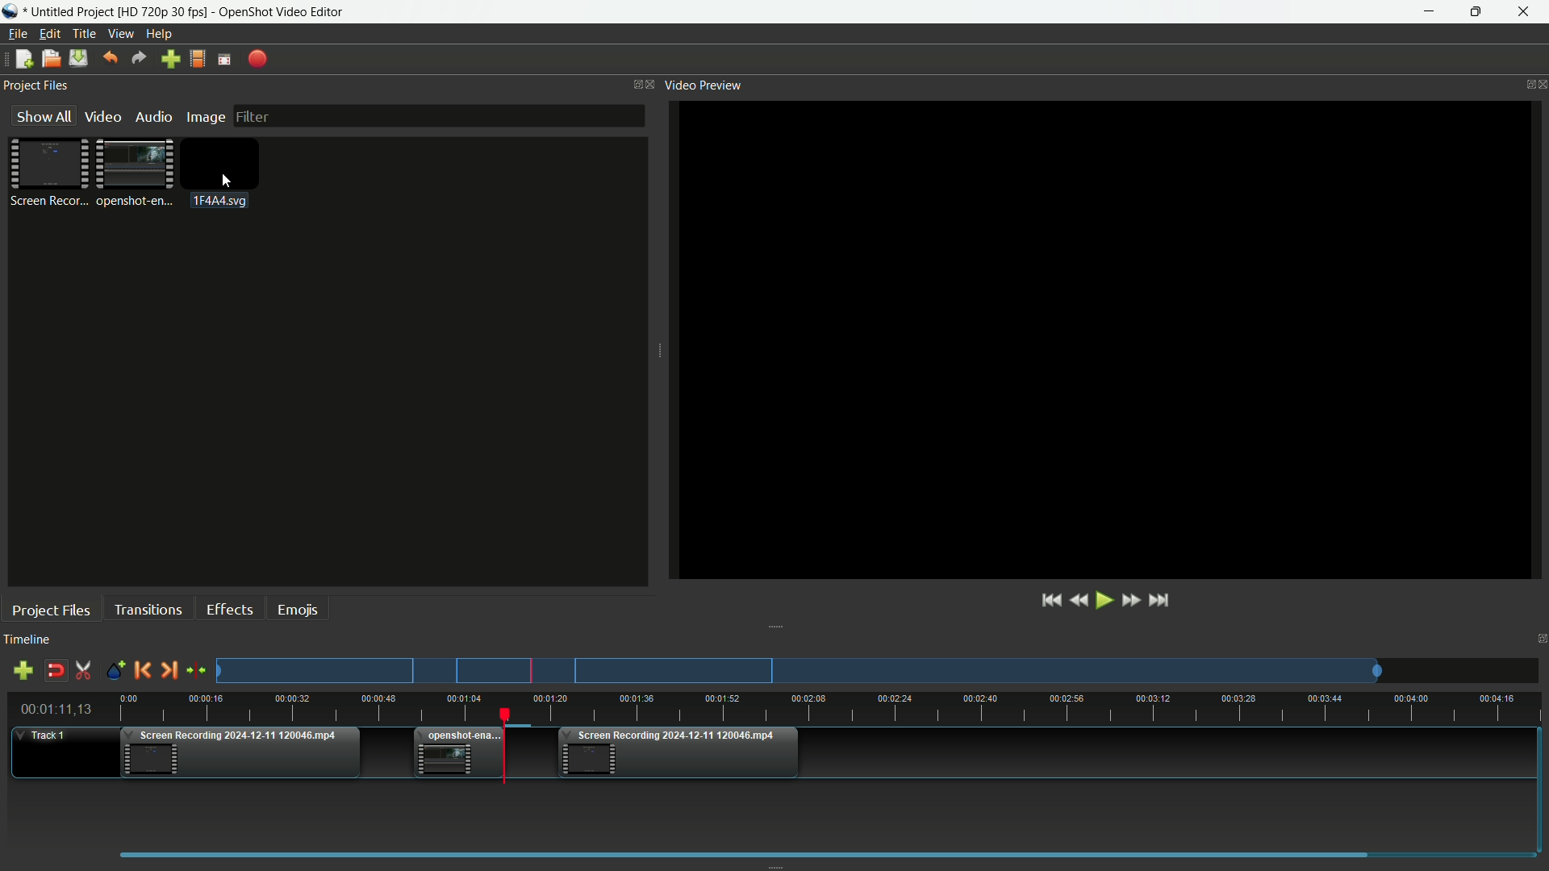 This screenshot has height=871, width=1549. What do you see at coordinates (298, 608) in the screenshot?
I see `Emojis` at bounding box center [298, 608].